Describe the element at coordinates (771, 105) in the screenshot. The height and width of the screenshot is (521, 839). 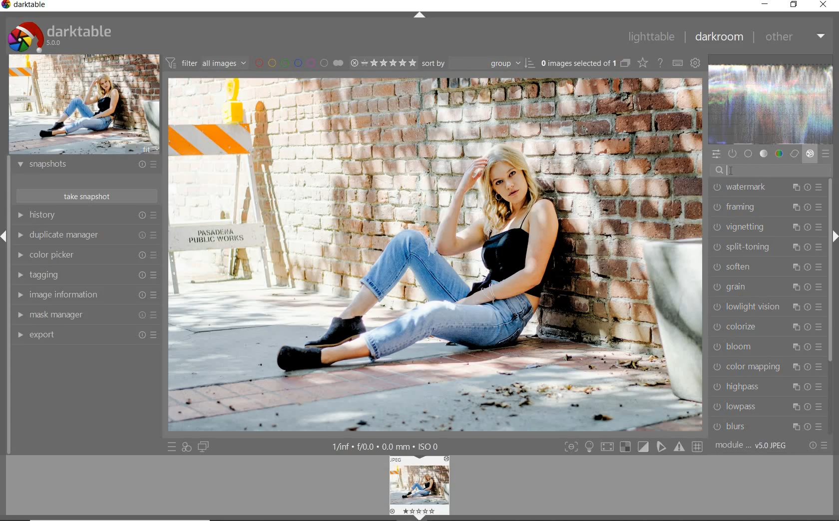
I see `waveform` at that location.